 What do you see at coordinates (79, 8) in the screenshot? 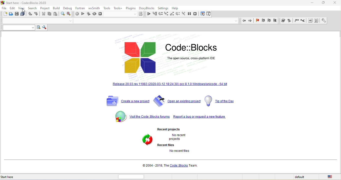
I see `fortran` at bounding box center [79, 8].